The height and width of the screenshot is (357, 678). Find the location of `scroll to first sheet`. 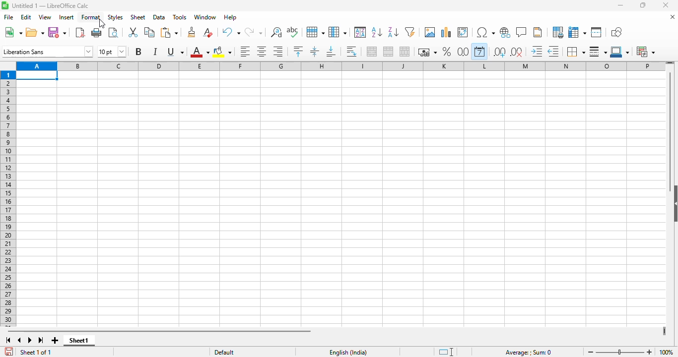

scroll to first sheet is located at coordinates (8, 341).